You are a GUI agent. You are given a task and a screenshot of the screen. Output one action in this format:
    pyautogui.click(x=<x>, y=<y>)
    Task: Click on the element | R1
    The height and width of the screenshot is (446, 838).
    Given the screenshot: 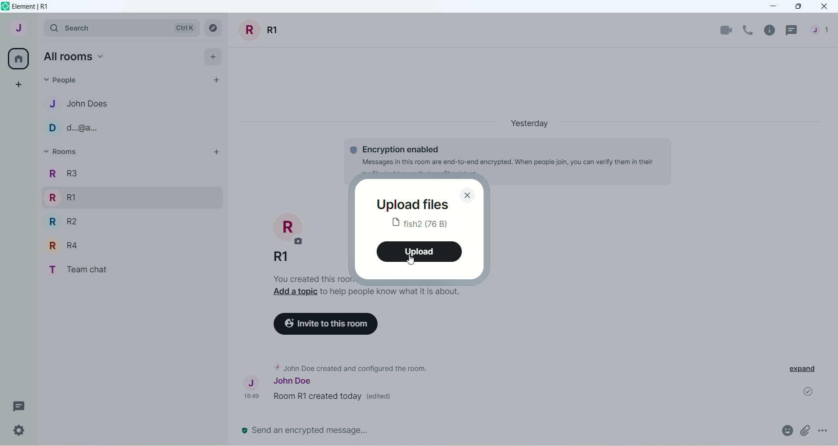 What is the action you would take?
    pyautogui.click(x=40, y=7)
    